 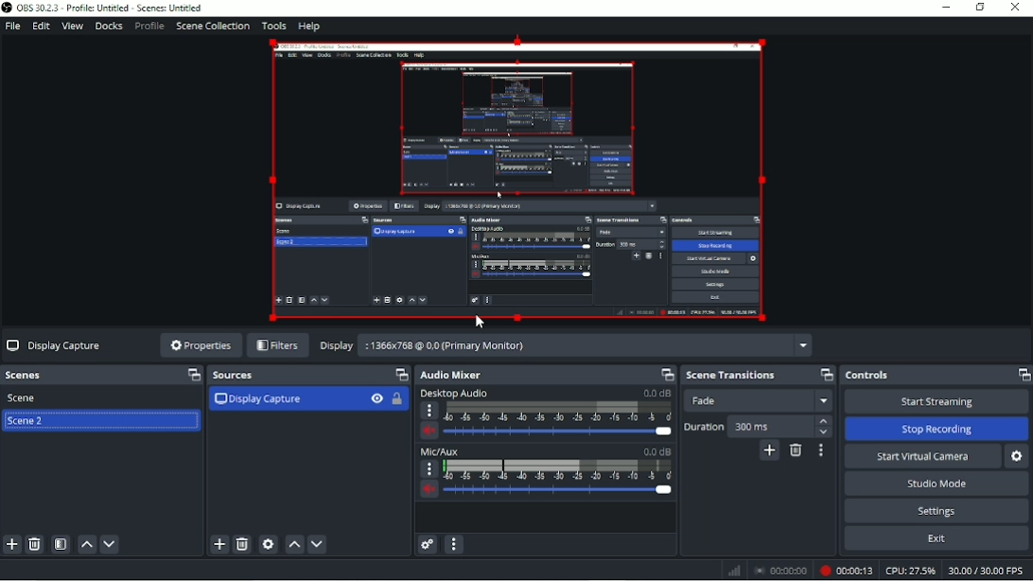 I want to click on Advanced audio properties, so click(x=428, y=545).